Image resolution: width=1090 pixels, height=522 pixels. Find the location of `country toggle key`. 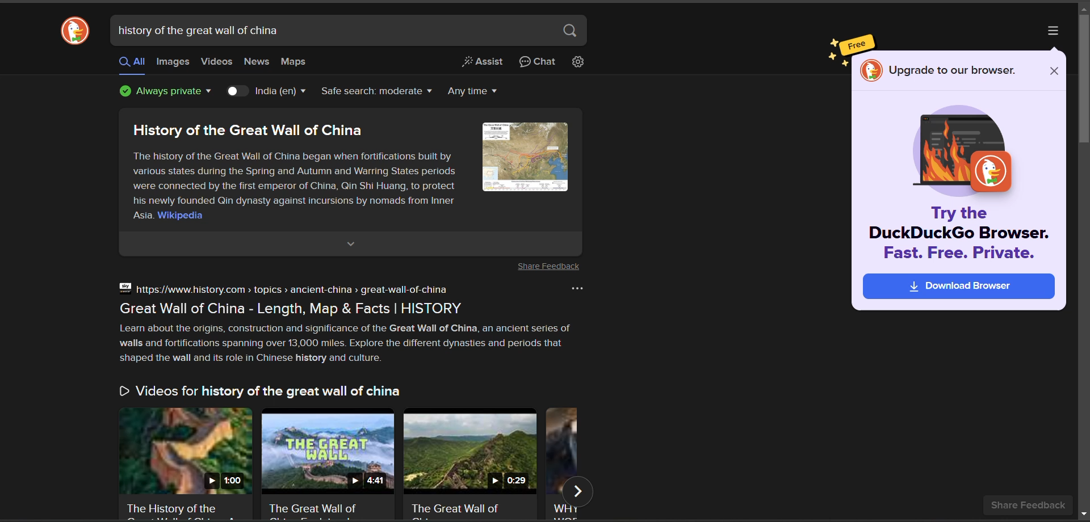

country toggle key is located at coordinates (238, 91).